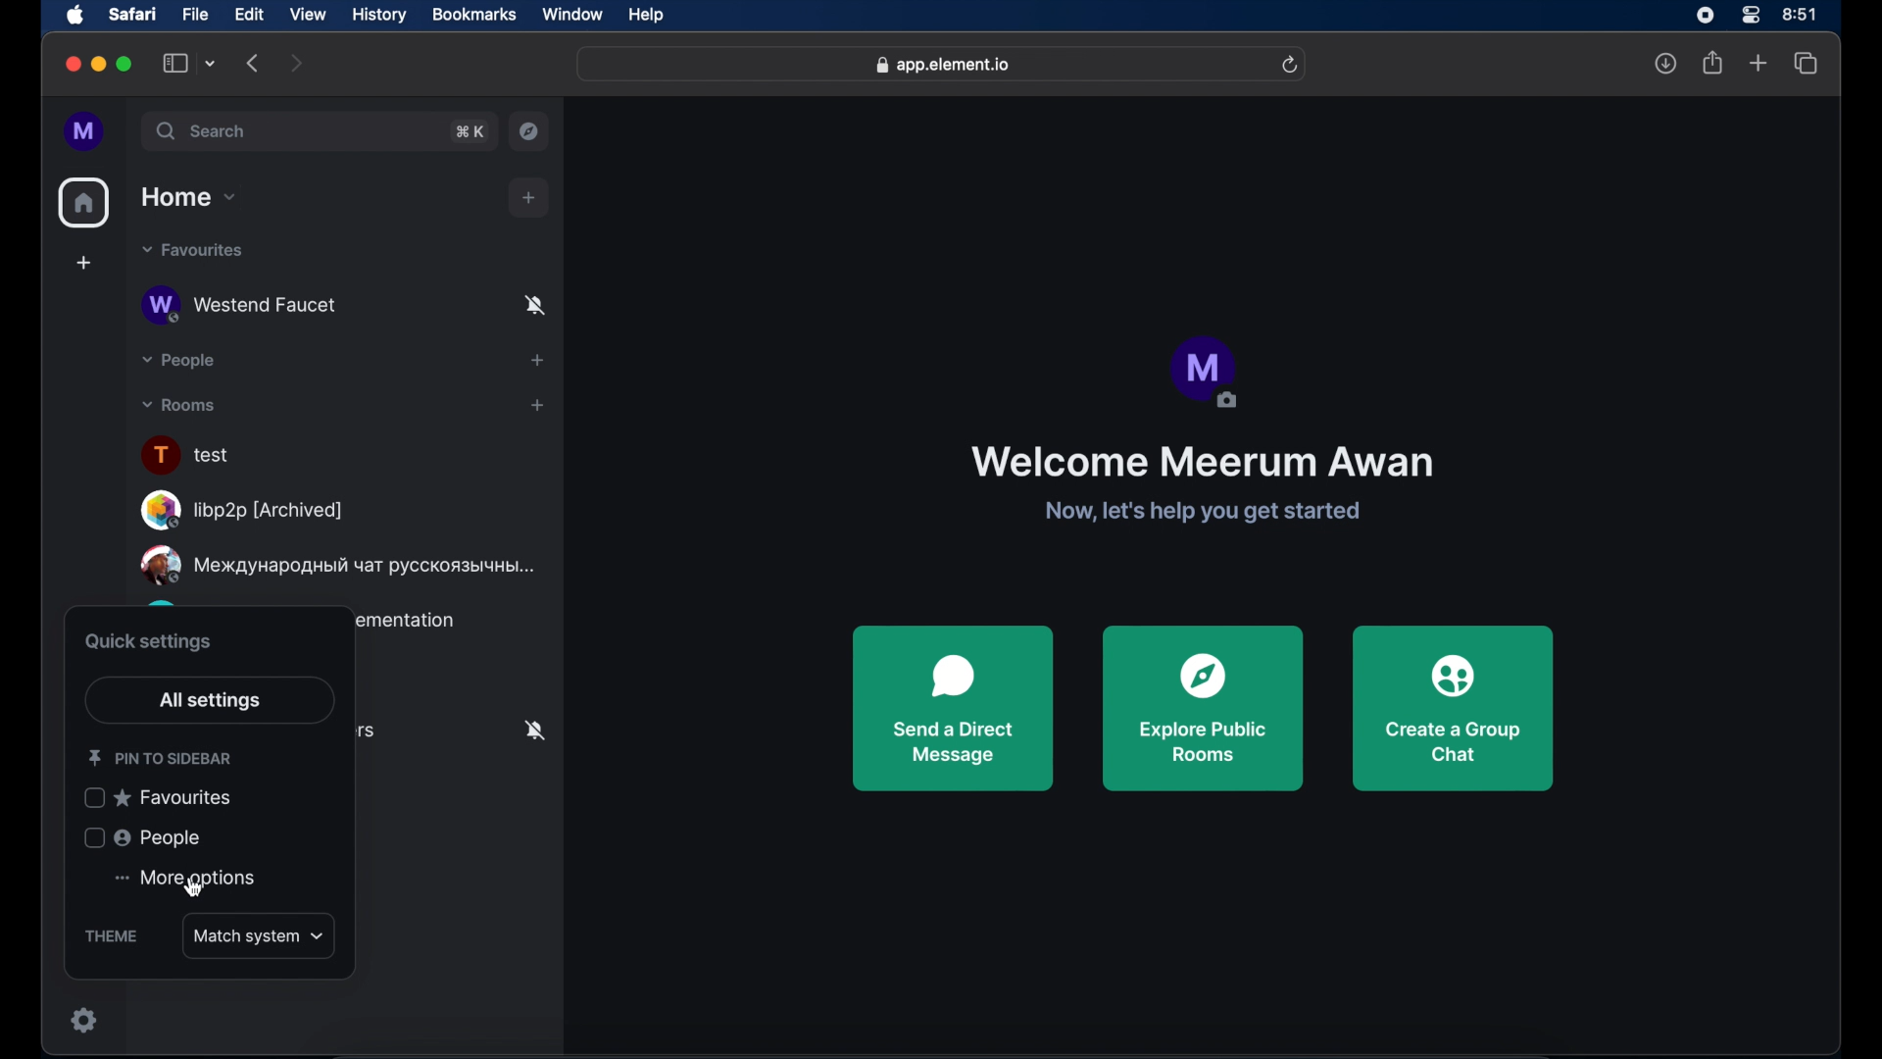  Describe the element at coordinates (1201, 513) in the screenshot. I see `now lets help you get started` at that location.